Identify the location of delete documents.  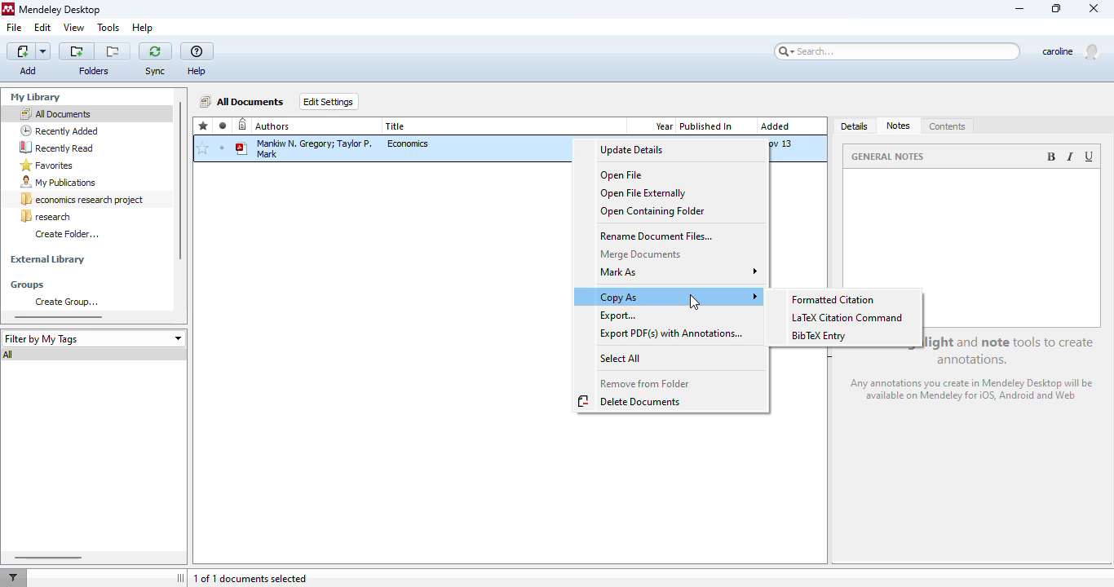
(631, 401).